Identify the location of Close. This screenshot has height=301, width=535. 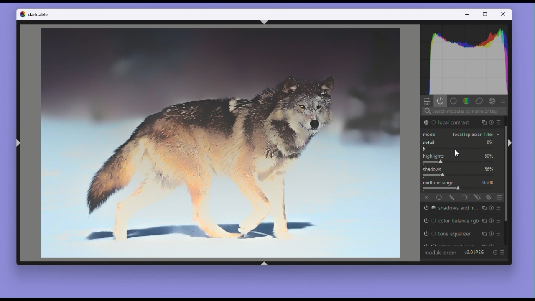
(503, 15).